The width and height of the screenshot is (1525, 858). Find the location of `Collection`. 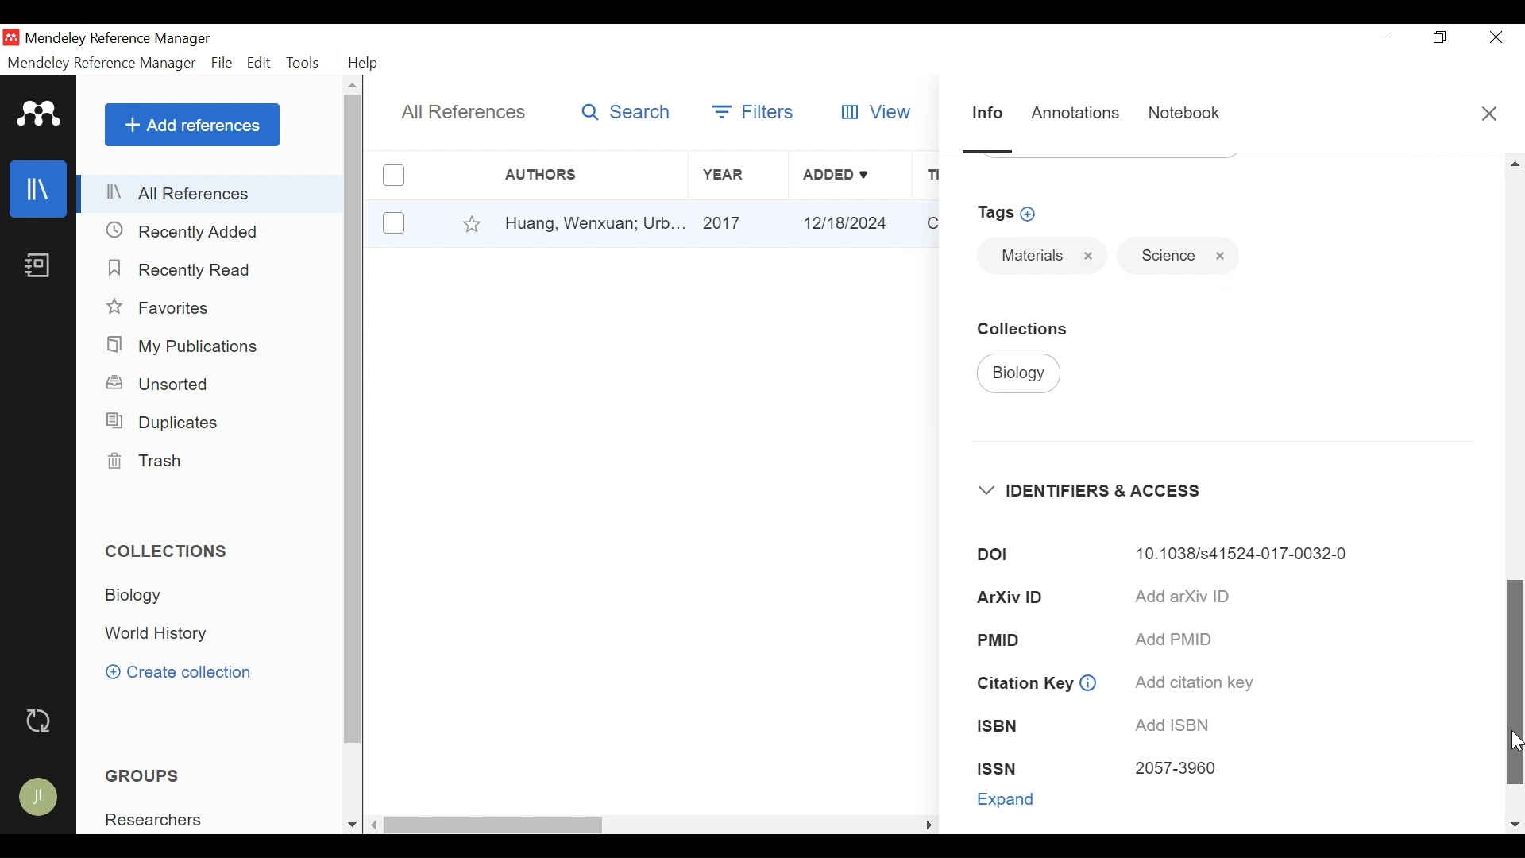

Collection is located at coordinates (164, 634).